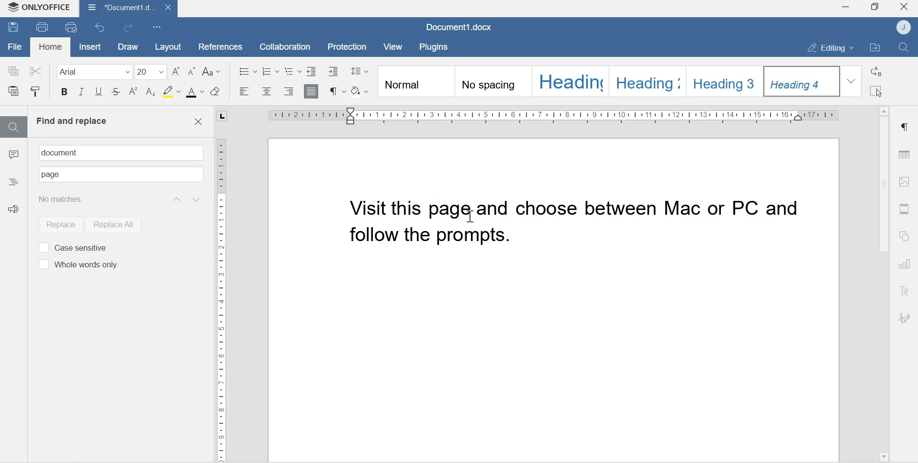 The width and height of the screenshot is (918, 463). What do you see at coordinates (13, 181) in the screenshot?
I see `Headings` at bounding box center [13, 181].